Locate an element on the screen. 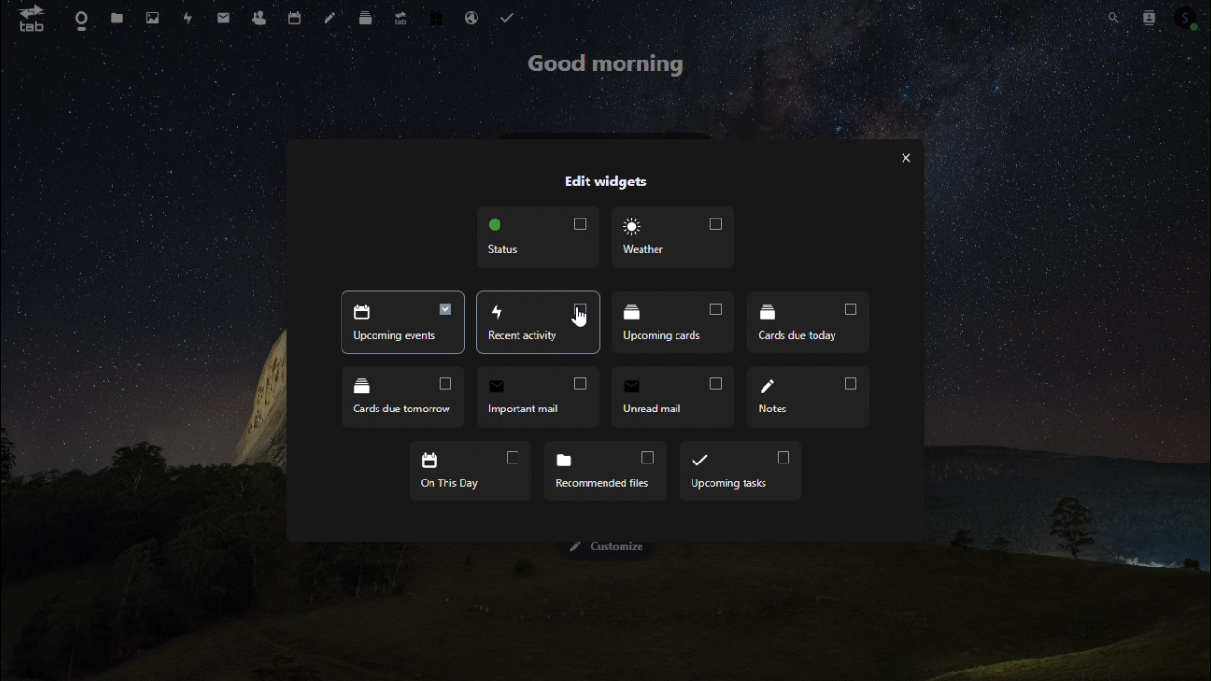  Notes is located at coordinates (807, 395).